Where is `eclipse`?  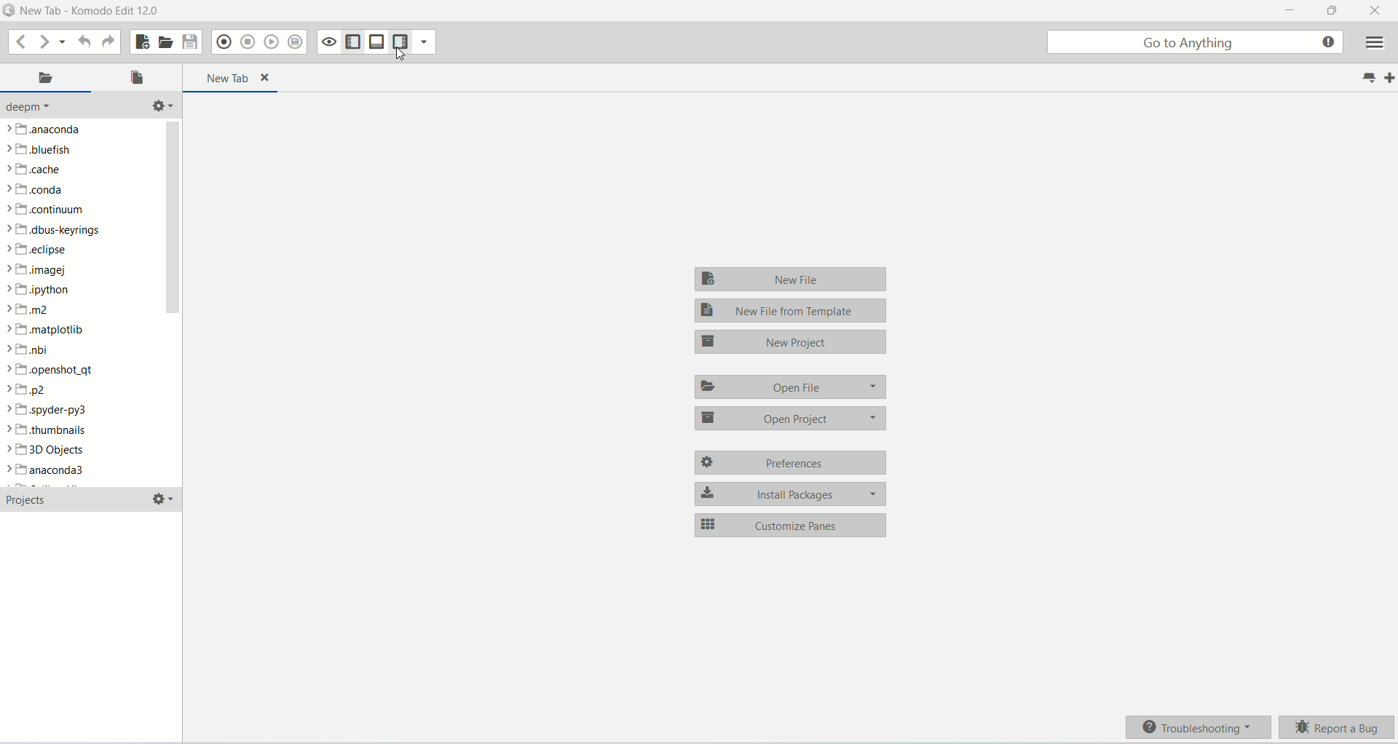
eclipse is located at coordinates (39, 250).